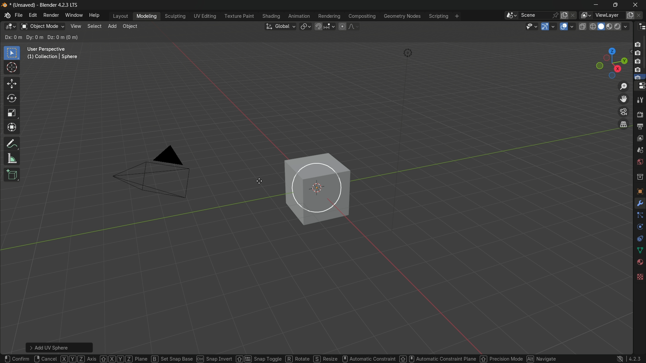  I want to click on scale, so click(12, 114).